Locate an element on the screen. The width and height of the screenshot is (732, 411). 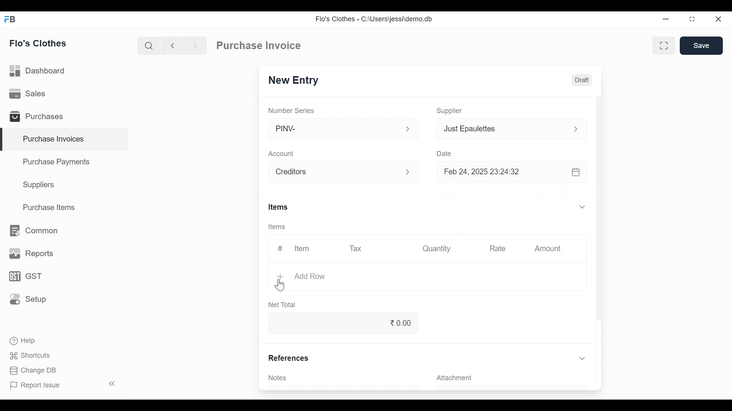
Rate is located at coordinates (497, 249).